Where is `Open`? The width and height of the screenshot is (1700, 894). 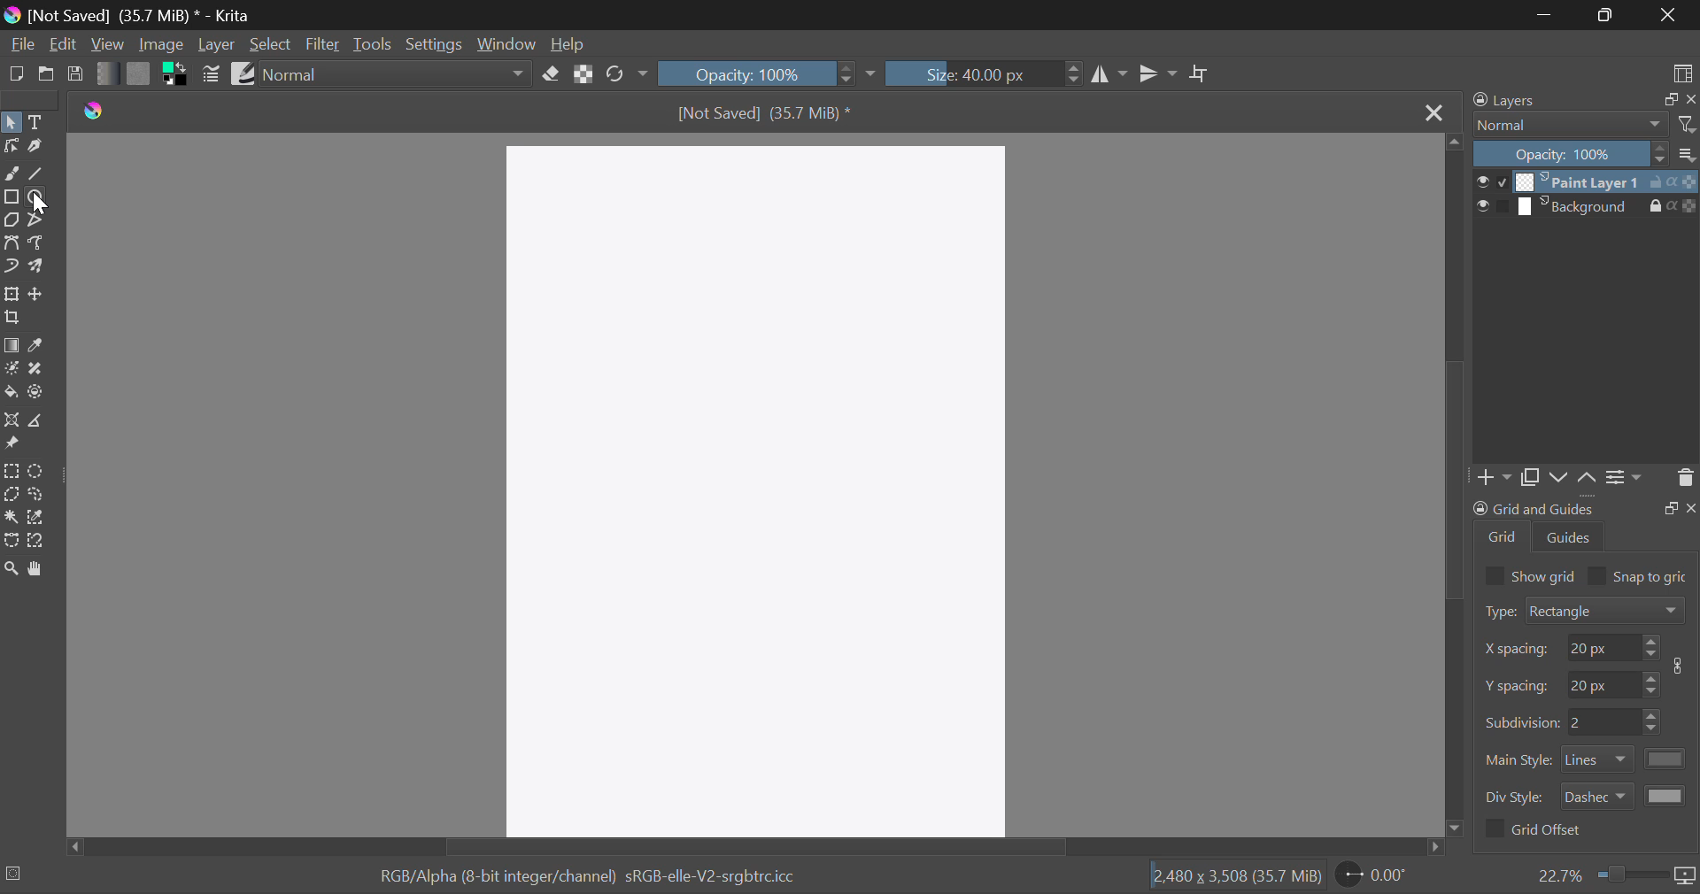 Open is located at coordinates (48, 73).